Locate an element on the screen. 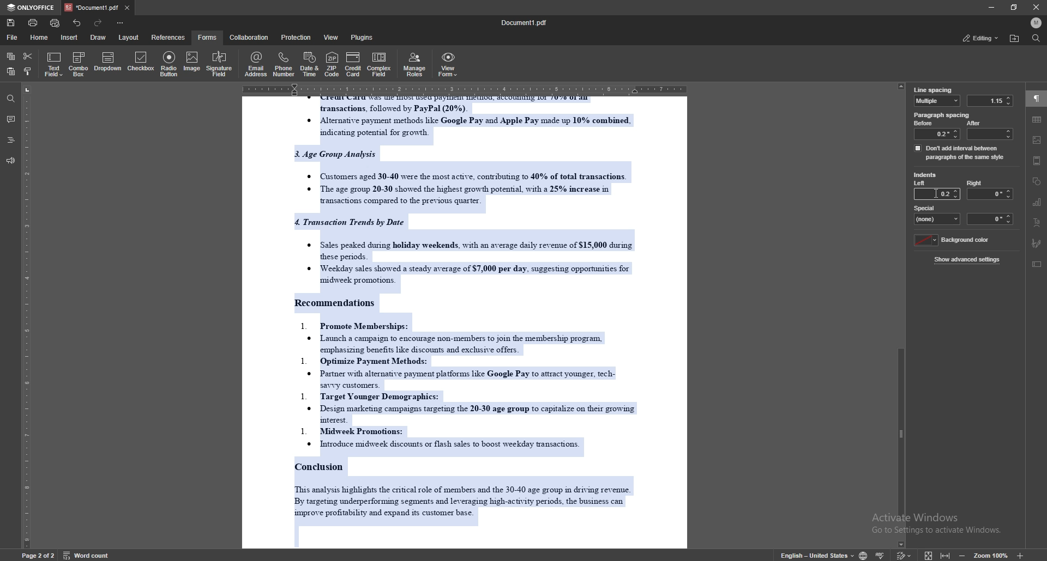 The width and height of the screenshot is (1047, 561). close tab is located at coordinates (127, 7).